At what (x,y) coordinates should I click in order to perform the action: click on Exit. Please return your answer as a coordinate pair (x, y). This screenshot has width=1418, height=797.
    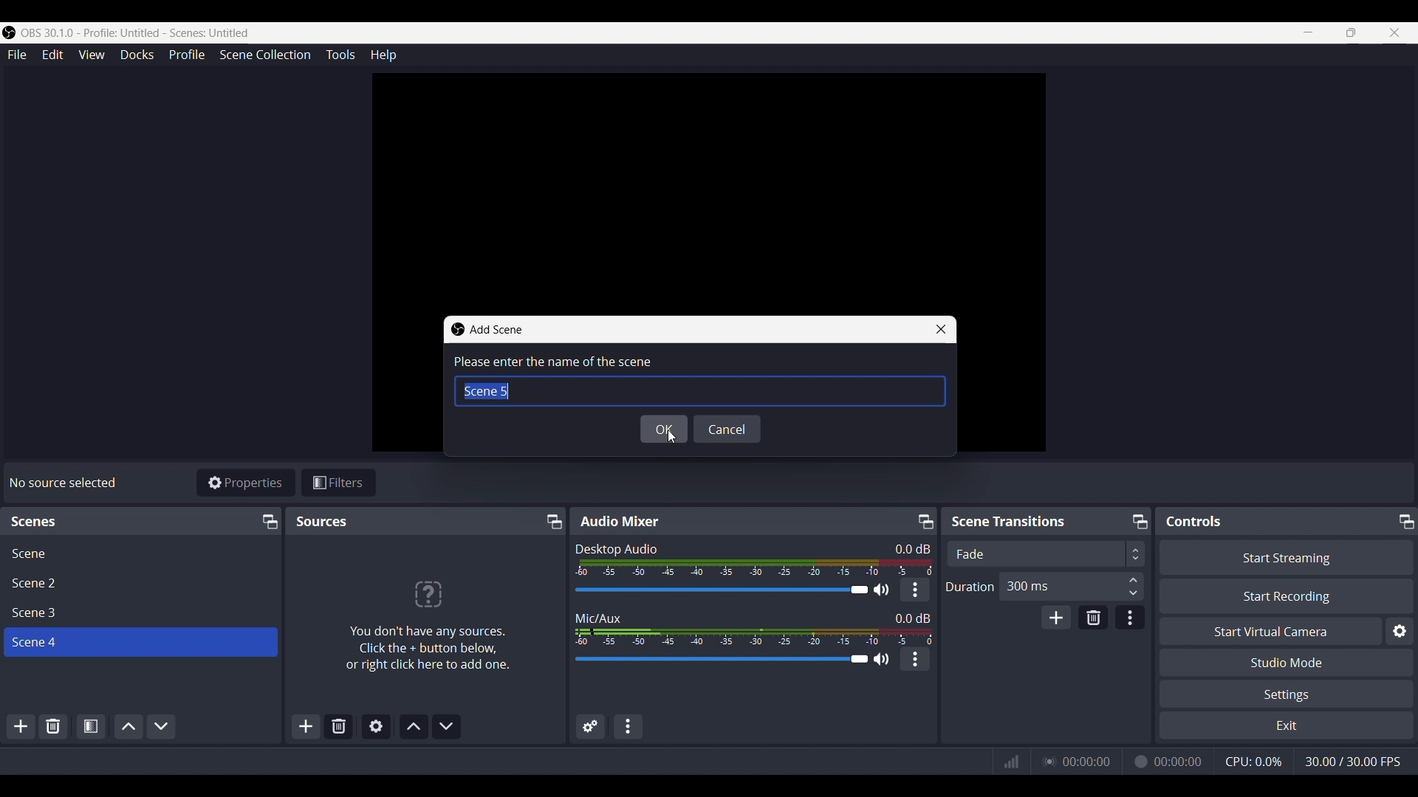
    Looking at the image, I should click on (1287, 725).